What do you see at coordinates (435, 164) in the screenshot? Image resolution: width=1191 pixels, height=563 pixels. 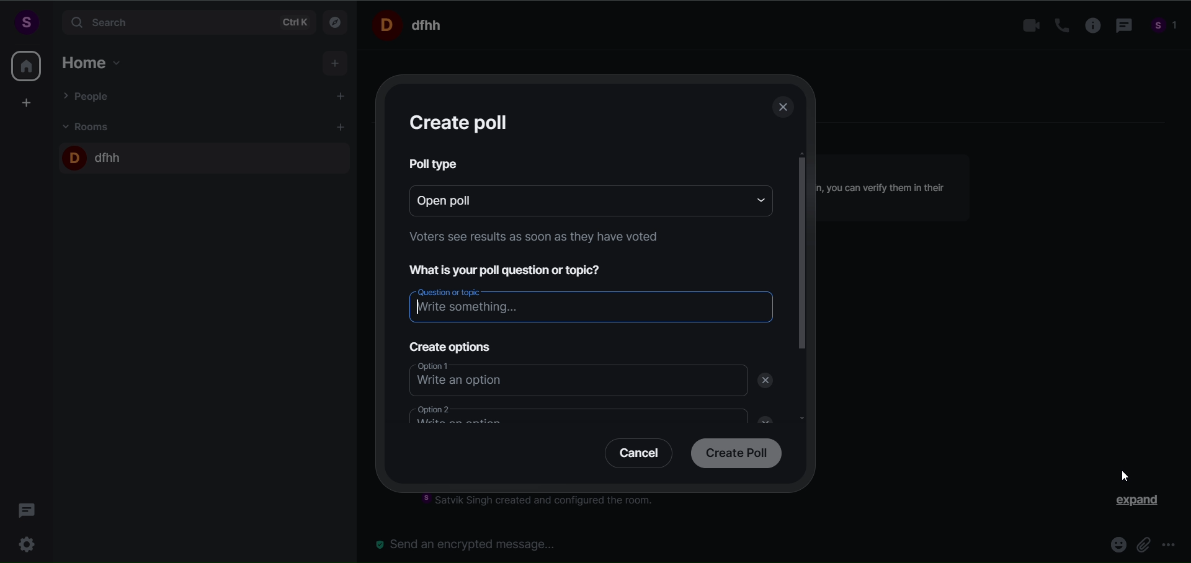 I see `poll type` at bounding box center [435, 164].